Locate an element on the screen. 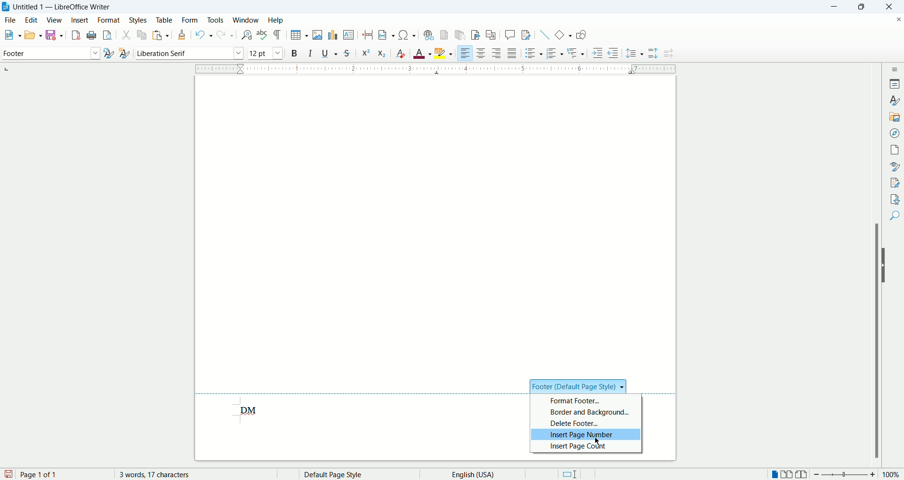 This screenshot has height=480, width=904. subscript is located at coordinates (382, 54).